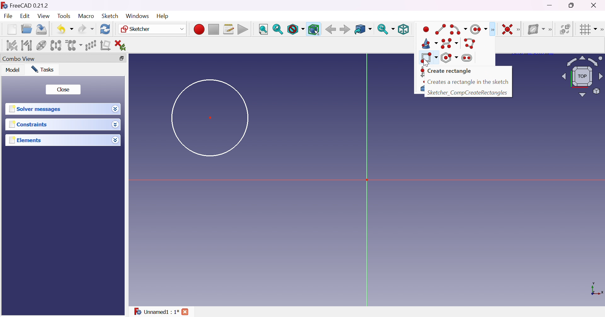 This screenshot has width=605, height=317. What do you see at coordinates (40, 29) in the screenshot?
I see `Save` at bounding box center [40, 29].